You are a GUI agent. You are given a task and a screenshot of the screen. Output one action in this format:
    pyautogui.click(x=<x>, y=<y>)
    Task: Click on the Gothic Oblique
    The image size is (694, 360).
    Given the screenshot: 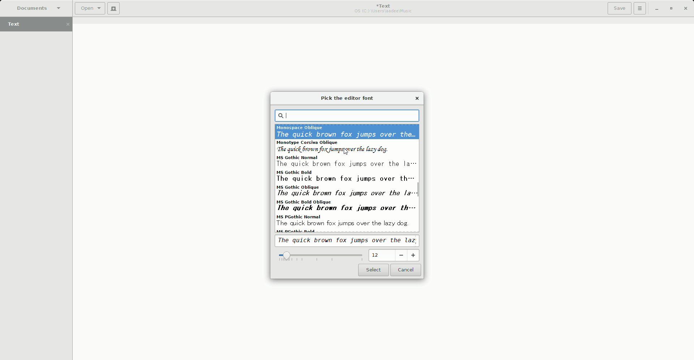 What is the action you would take?
    pyautogui.click(x=347, y=191)
    